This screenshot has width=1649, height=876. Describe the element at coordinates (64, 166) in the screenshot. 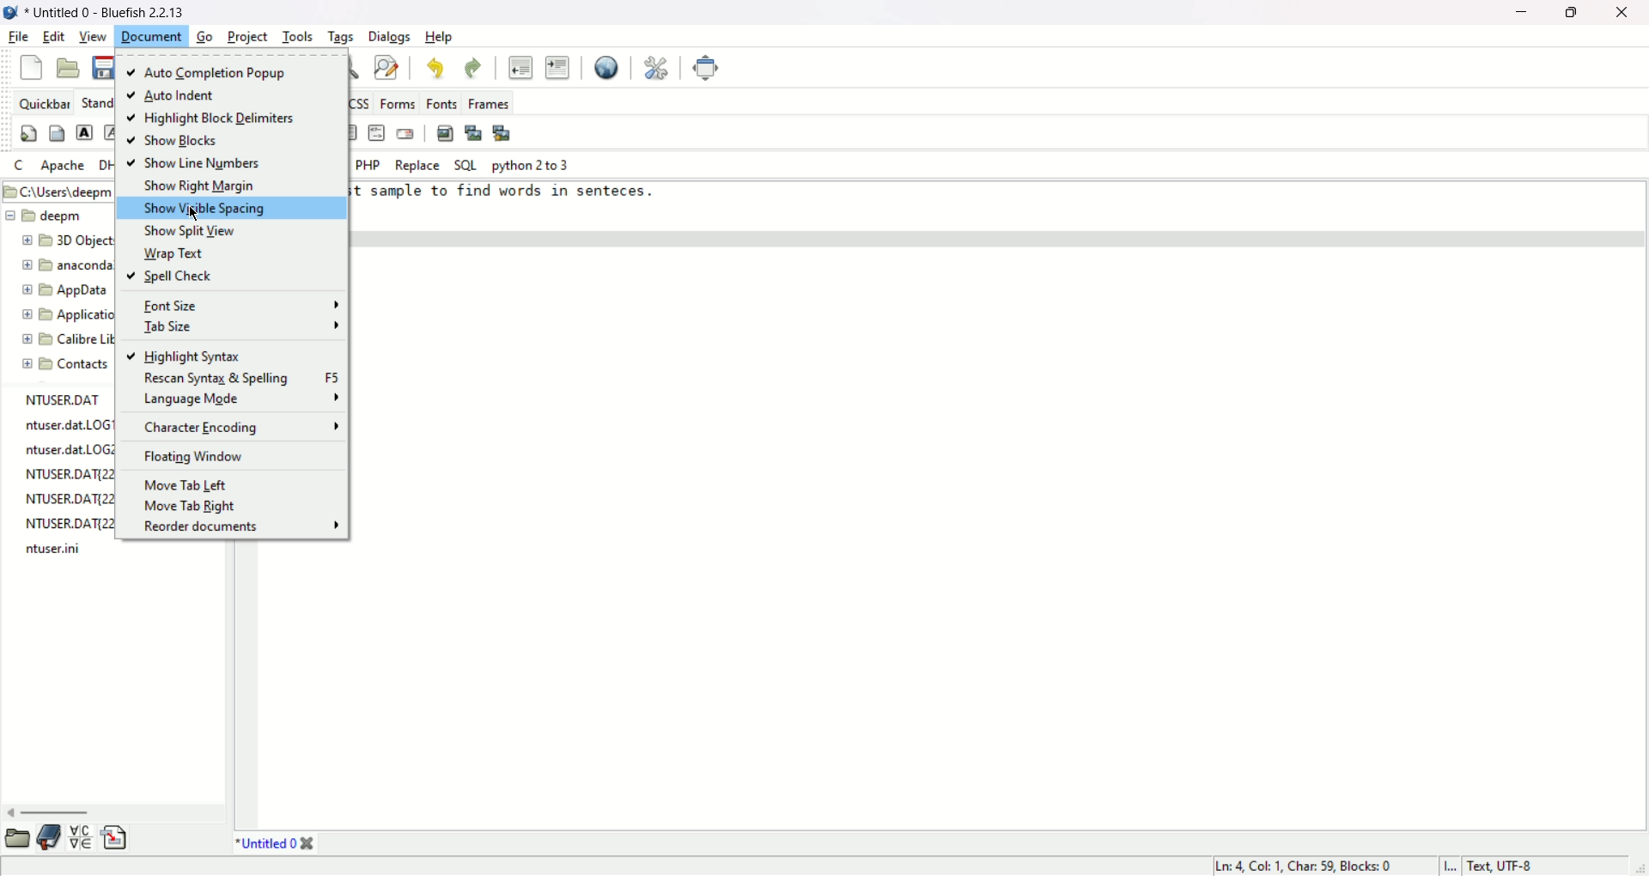

I see `apache` at that location.